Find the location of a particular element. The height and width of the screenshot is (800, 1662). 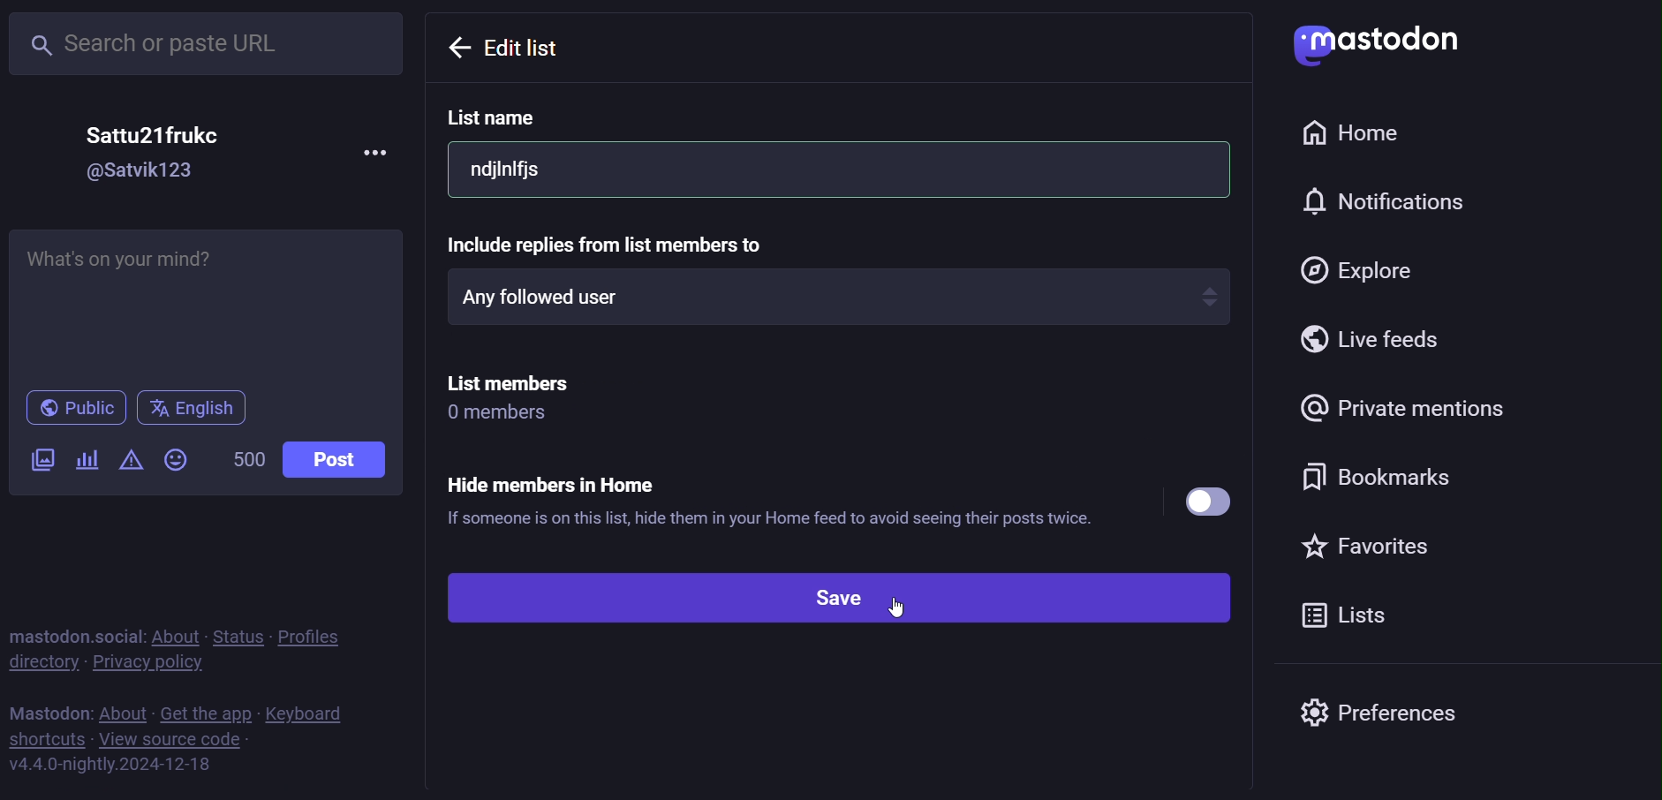

status is located at coordinates (238, 634).